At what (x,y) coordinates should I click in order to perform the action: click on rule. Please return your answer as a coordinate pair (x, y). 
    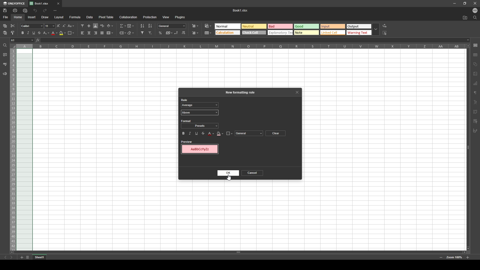
    Looking at the image, I should click on (185, 100).